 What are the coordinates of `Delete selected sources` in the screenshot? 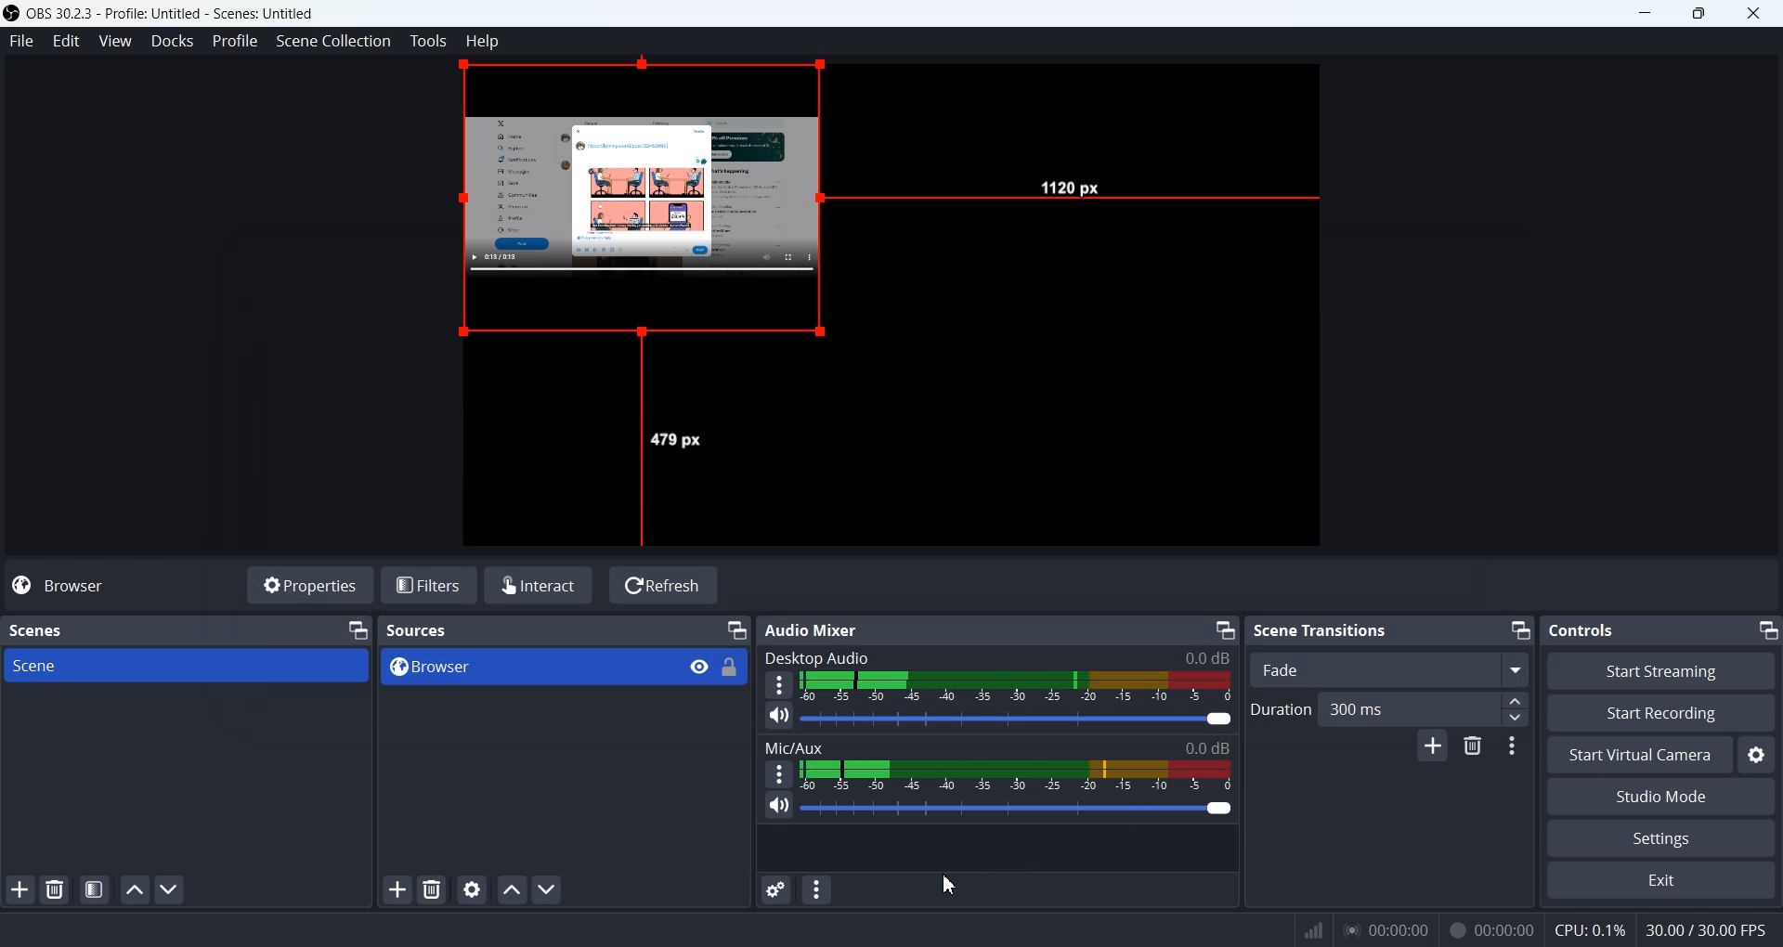 It's located at (435, 889).